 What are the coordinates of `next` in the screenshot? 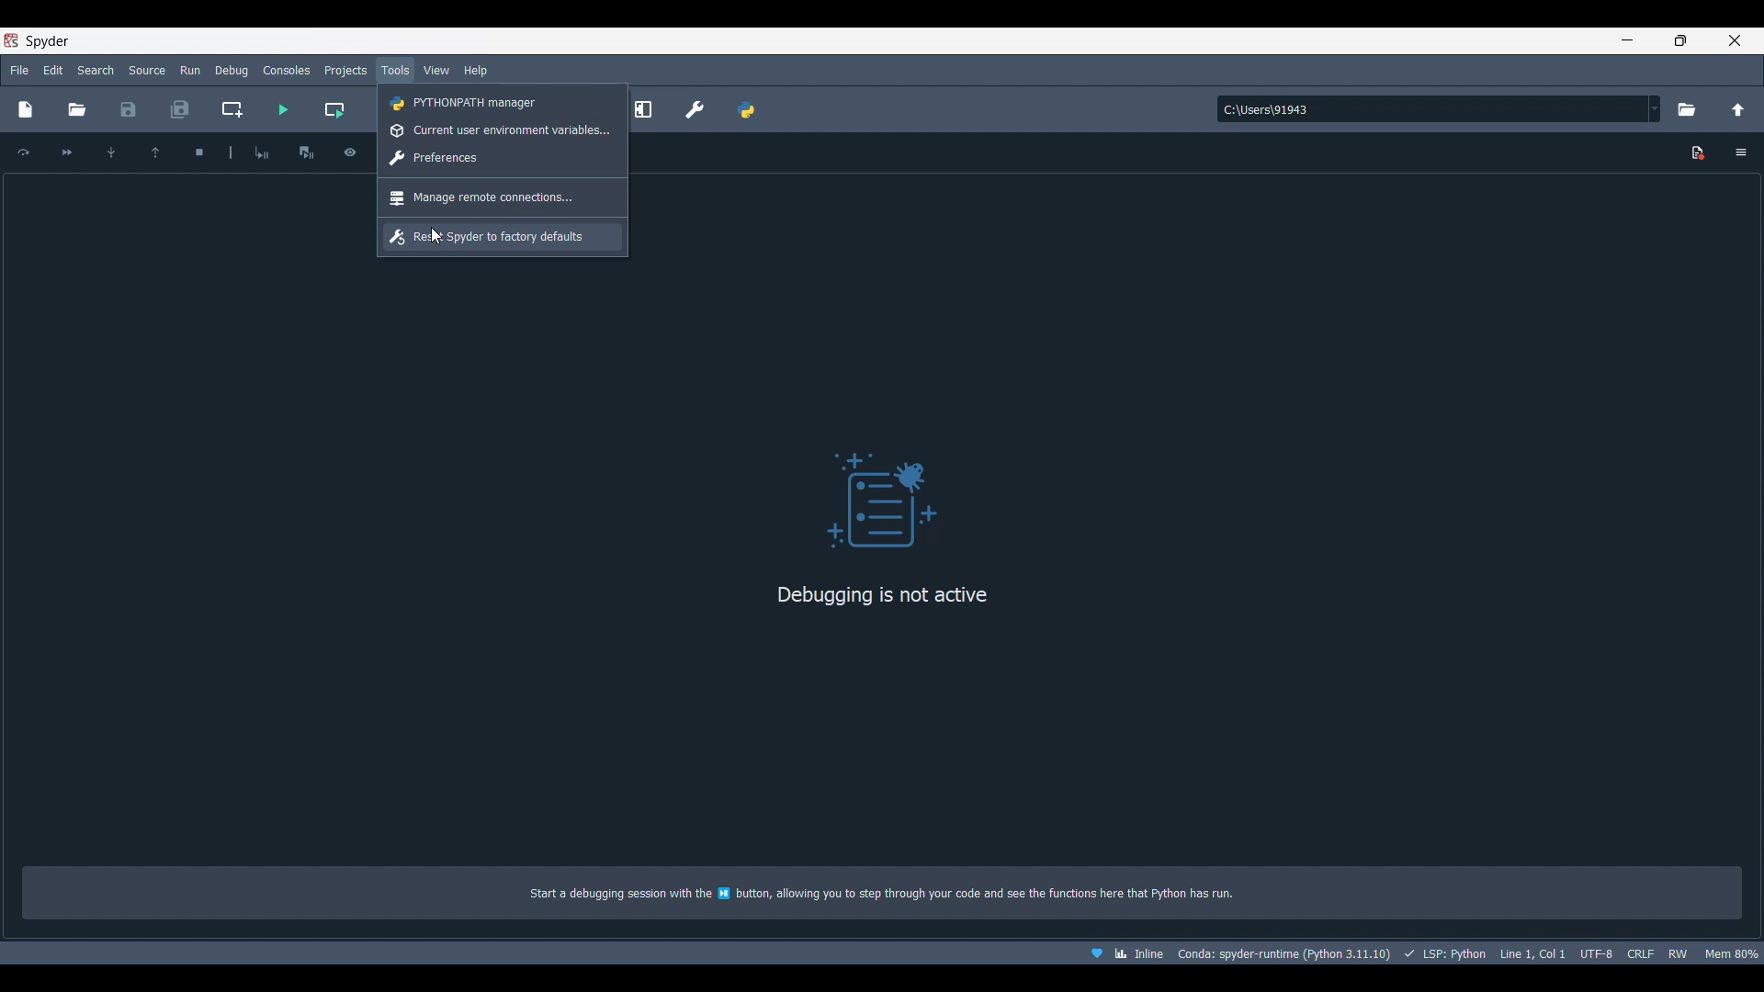 It's located at (263, 152).